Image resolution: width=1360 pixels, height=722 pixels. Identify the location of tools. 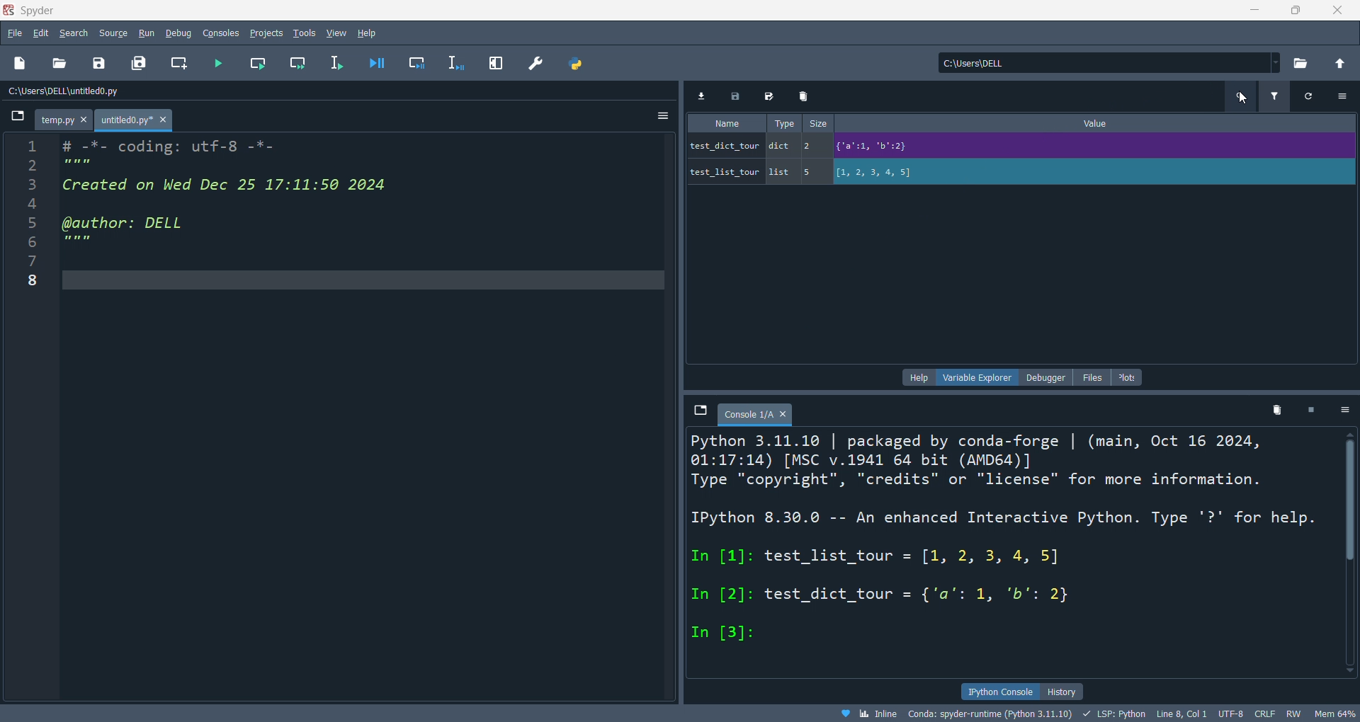
(300, 31).